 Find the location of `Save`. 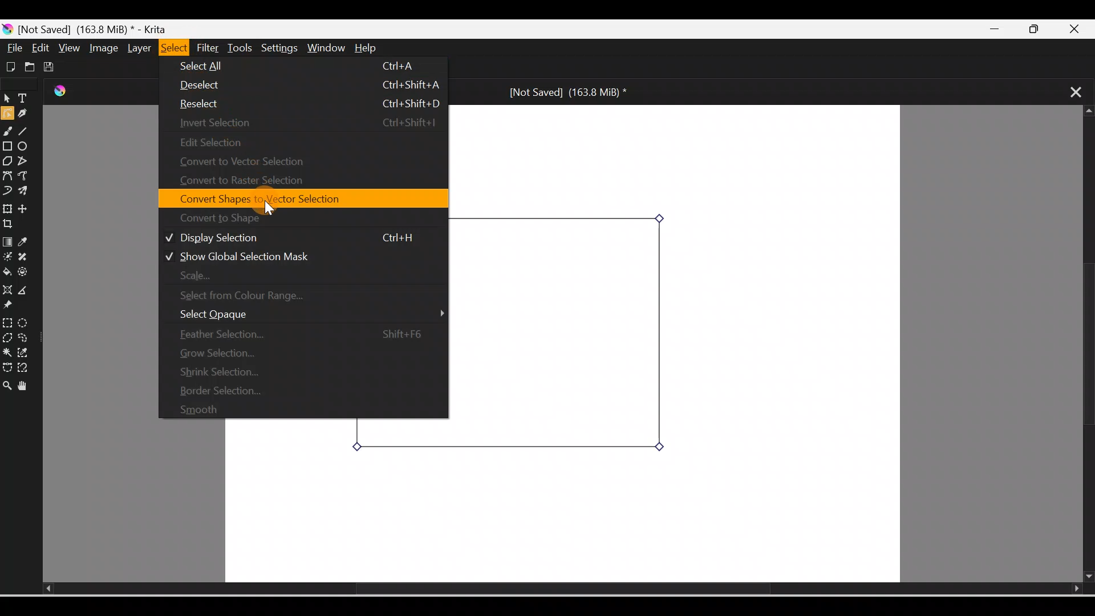

Save is located at coordinates (51, 65).